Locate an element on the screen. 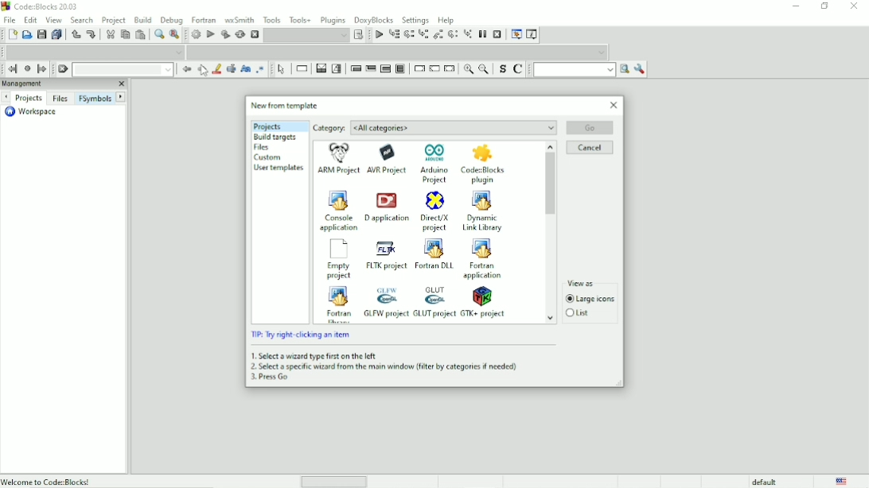 This screenshot has height=488, width=869. Language is located at coordinates (842, 481).